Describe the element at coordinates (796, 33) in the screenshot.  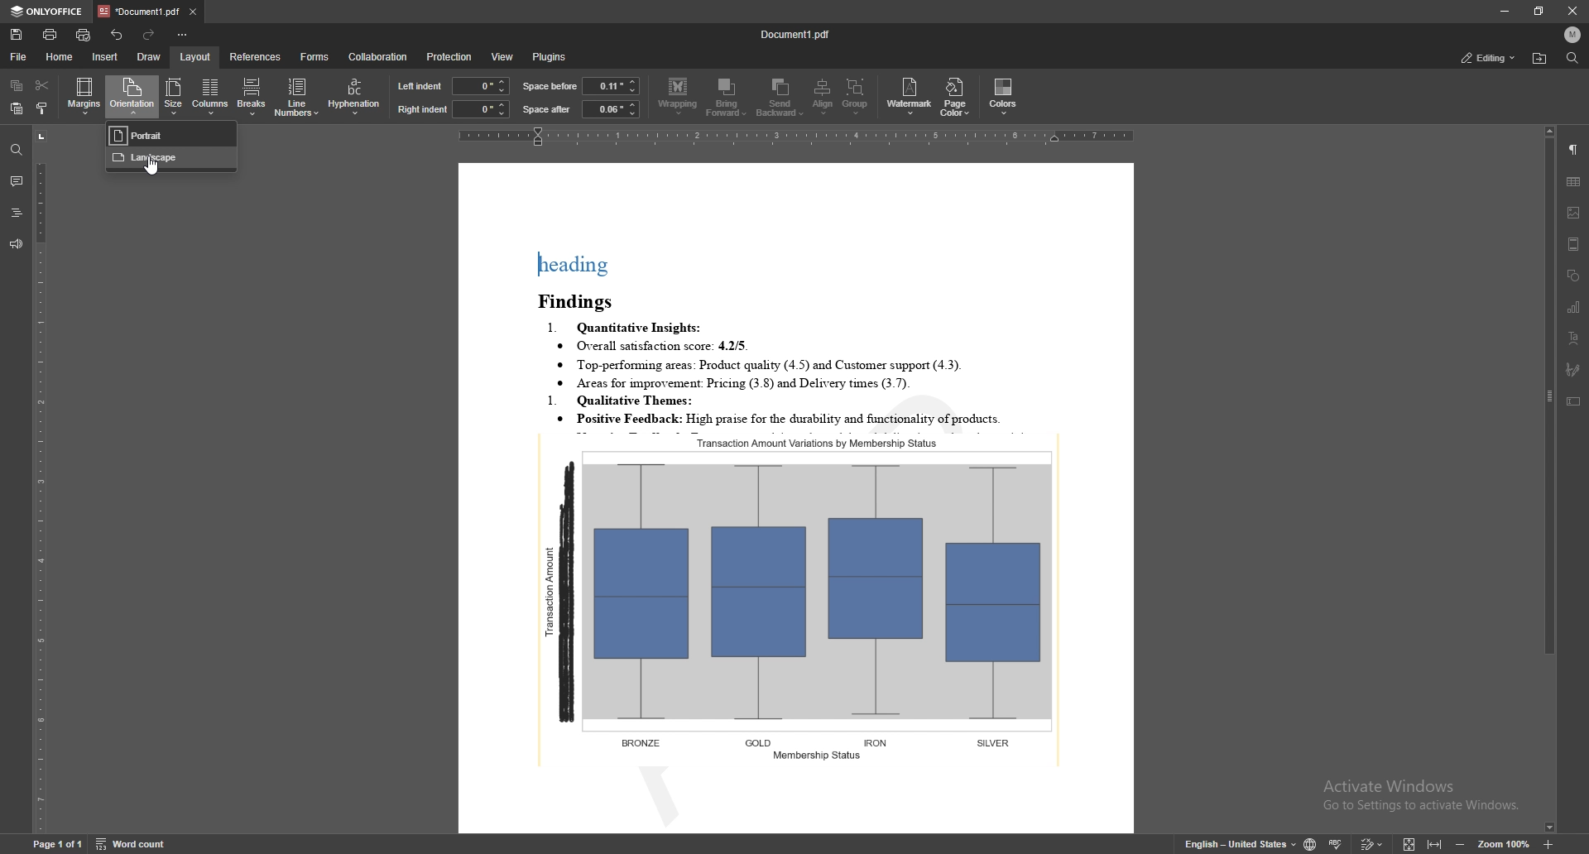
I see `file name` at that location.